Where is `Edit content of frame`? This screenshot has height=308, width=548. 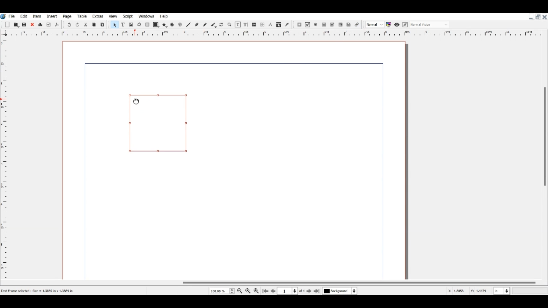 Edit content of frame is located at coordinates (238, 24).